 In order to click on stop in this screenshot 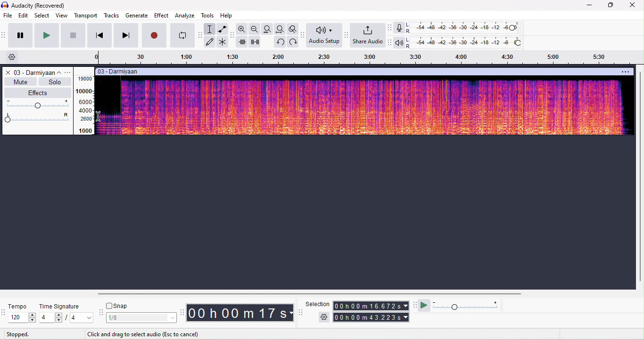, I will do `click(73, 35)`.